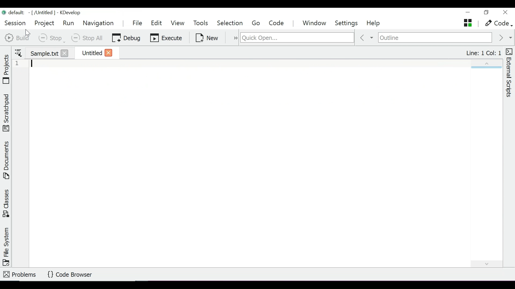  Describe the element at coordinates (157, 24) in the screenshot. I see `Edit` at that location.